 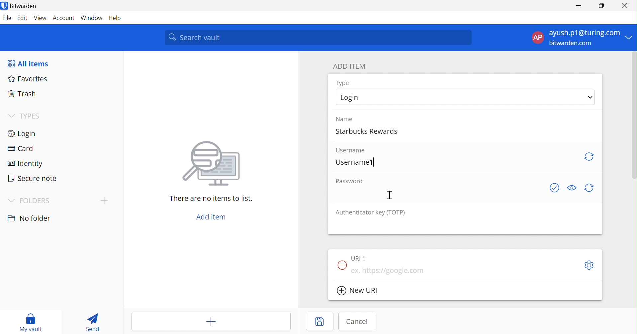 I want to click on bitwarden.com, so click(x=571, y=43).